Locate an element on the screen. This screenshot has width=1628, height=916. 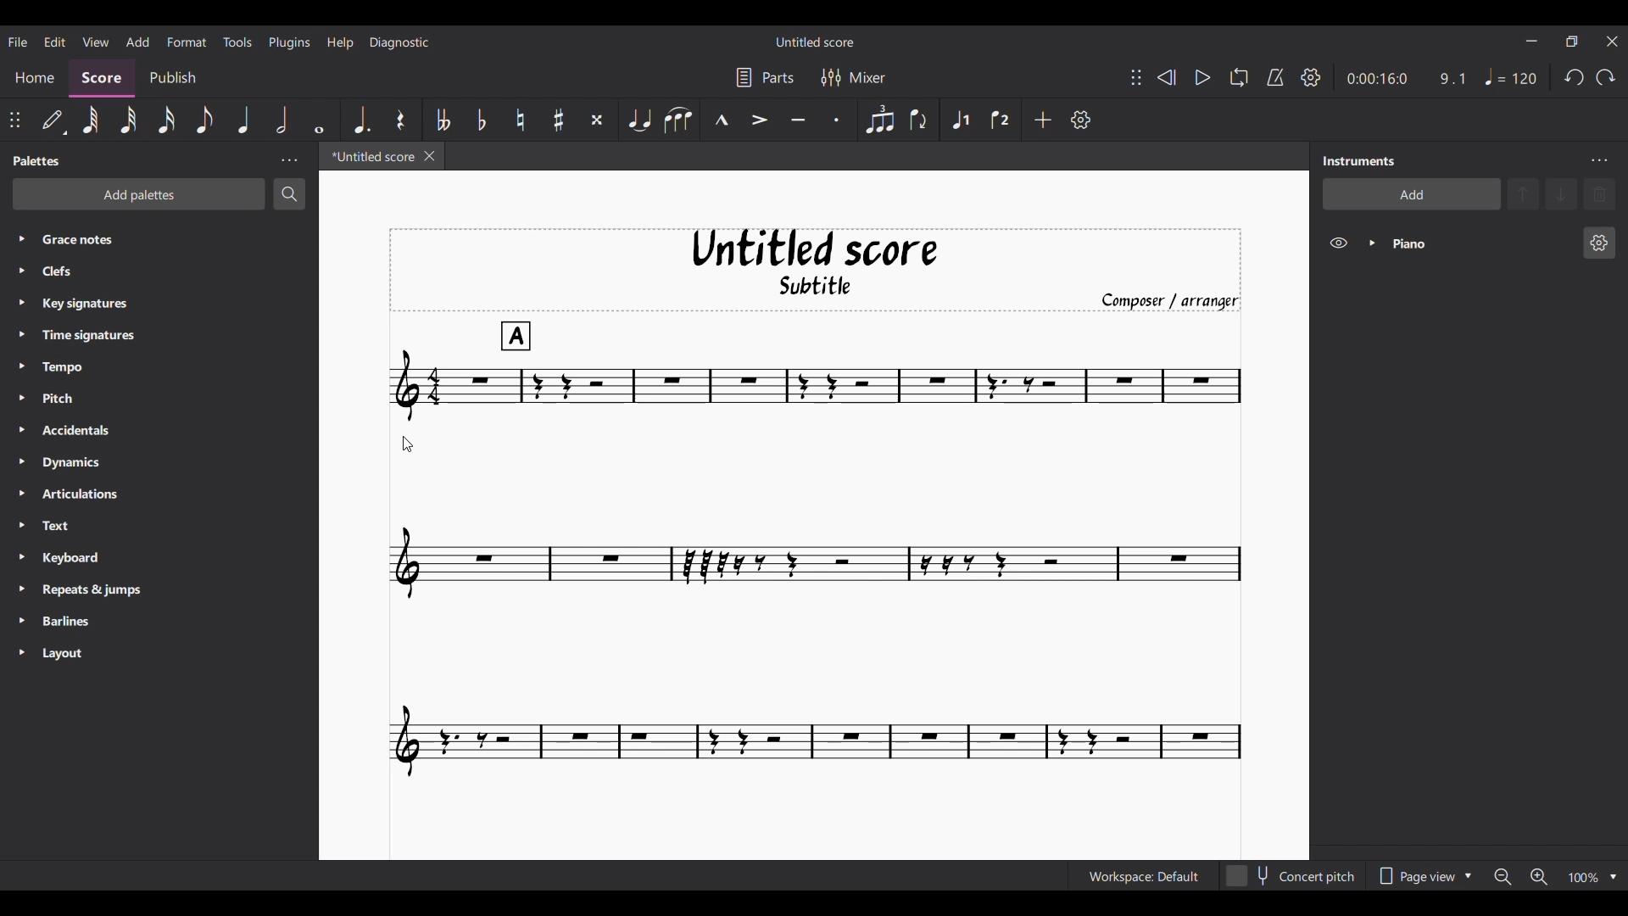
Text is located at coordinates (89, 527).